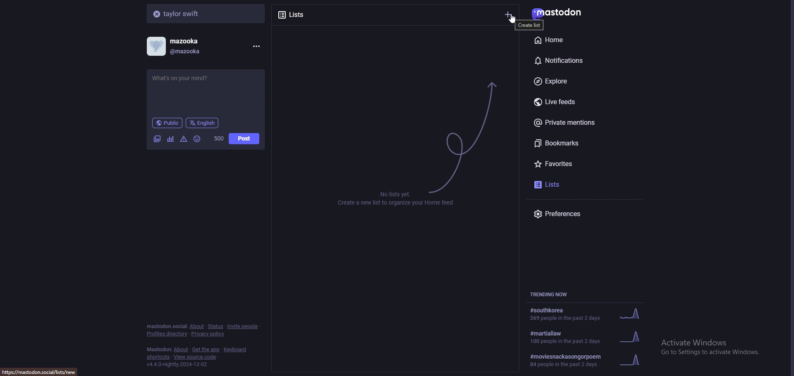 The image size is (794, 376). What do you see at coordinates (591, 336) in the screenshot?
I see `trending` at bounding box center [591, 336].